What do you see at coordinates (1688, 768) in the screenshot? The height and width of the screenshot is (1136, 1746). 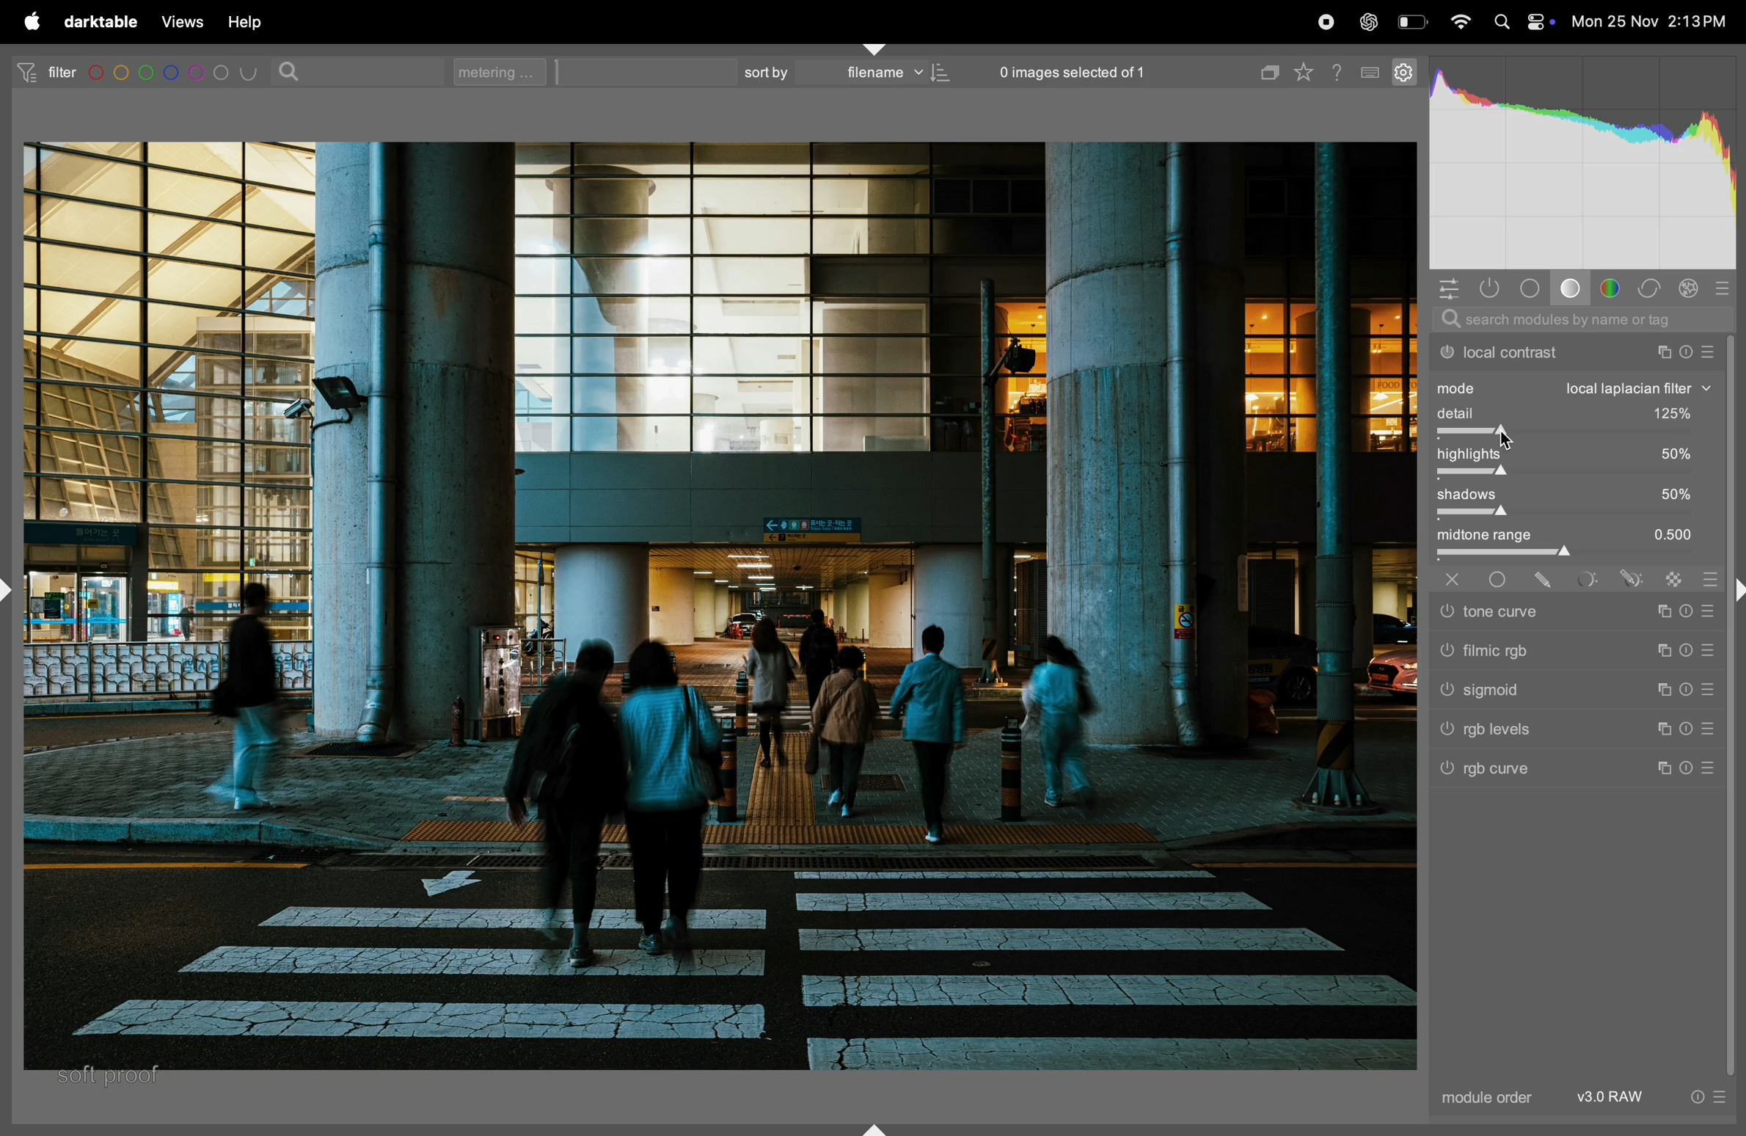 I see `reset` at bounding box center [1688, 768].